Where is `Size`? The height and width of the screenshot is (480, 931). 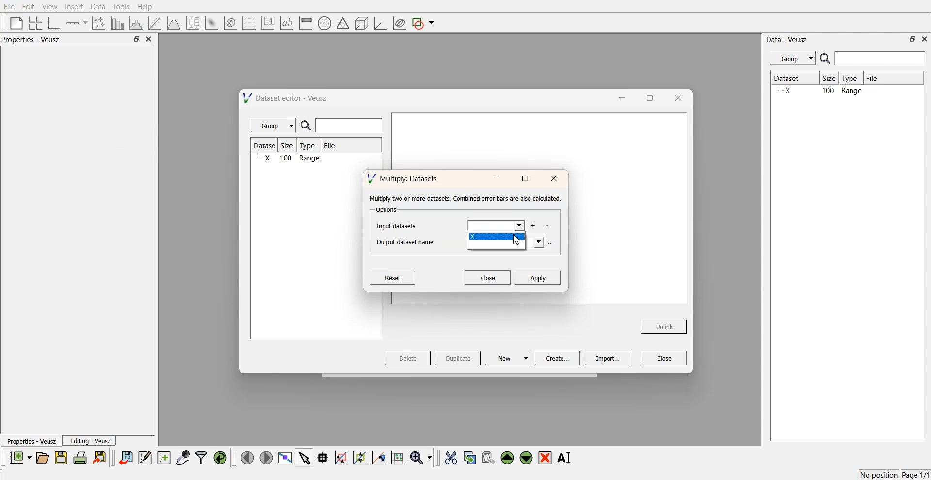
Size is located at coordinates (290, 146).